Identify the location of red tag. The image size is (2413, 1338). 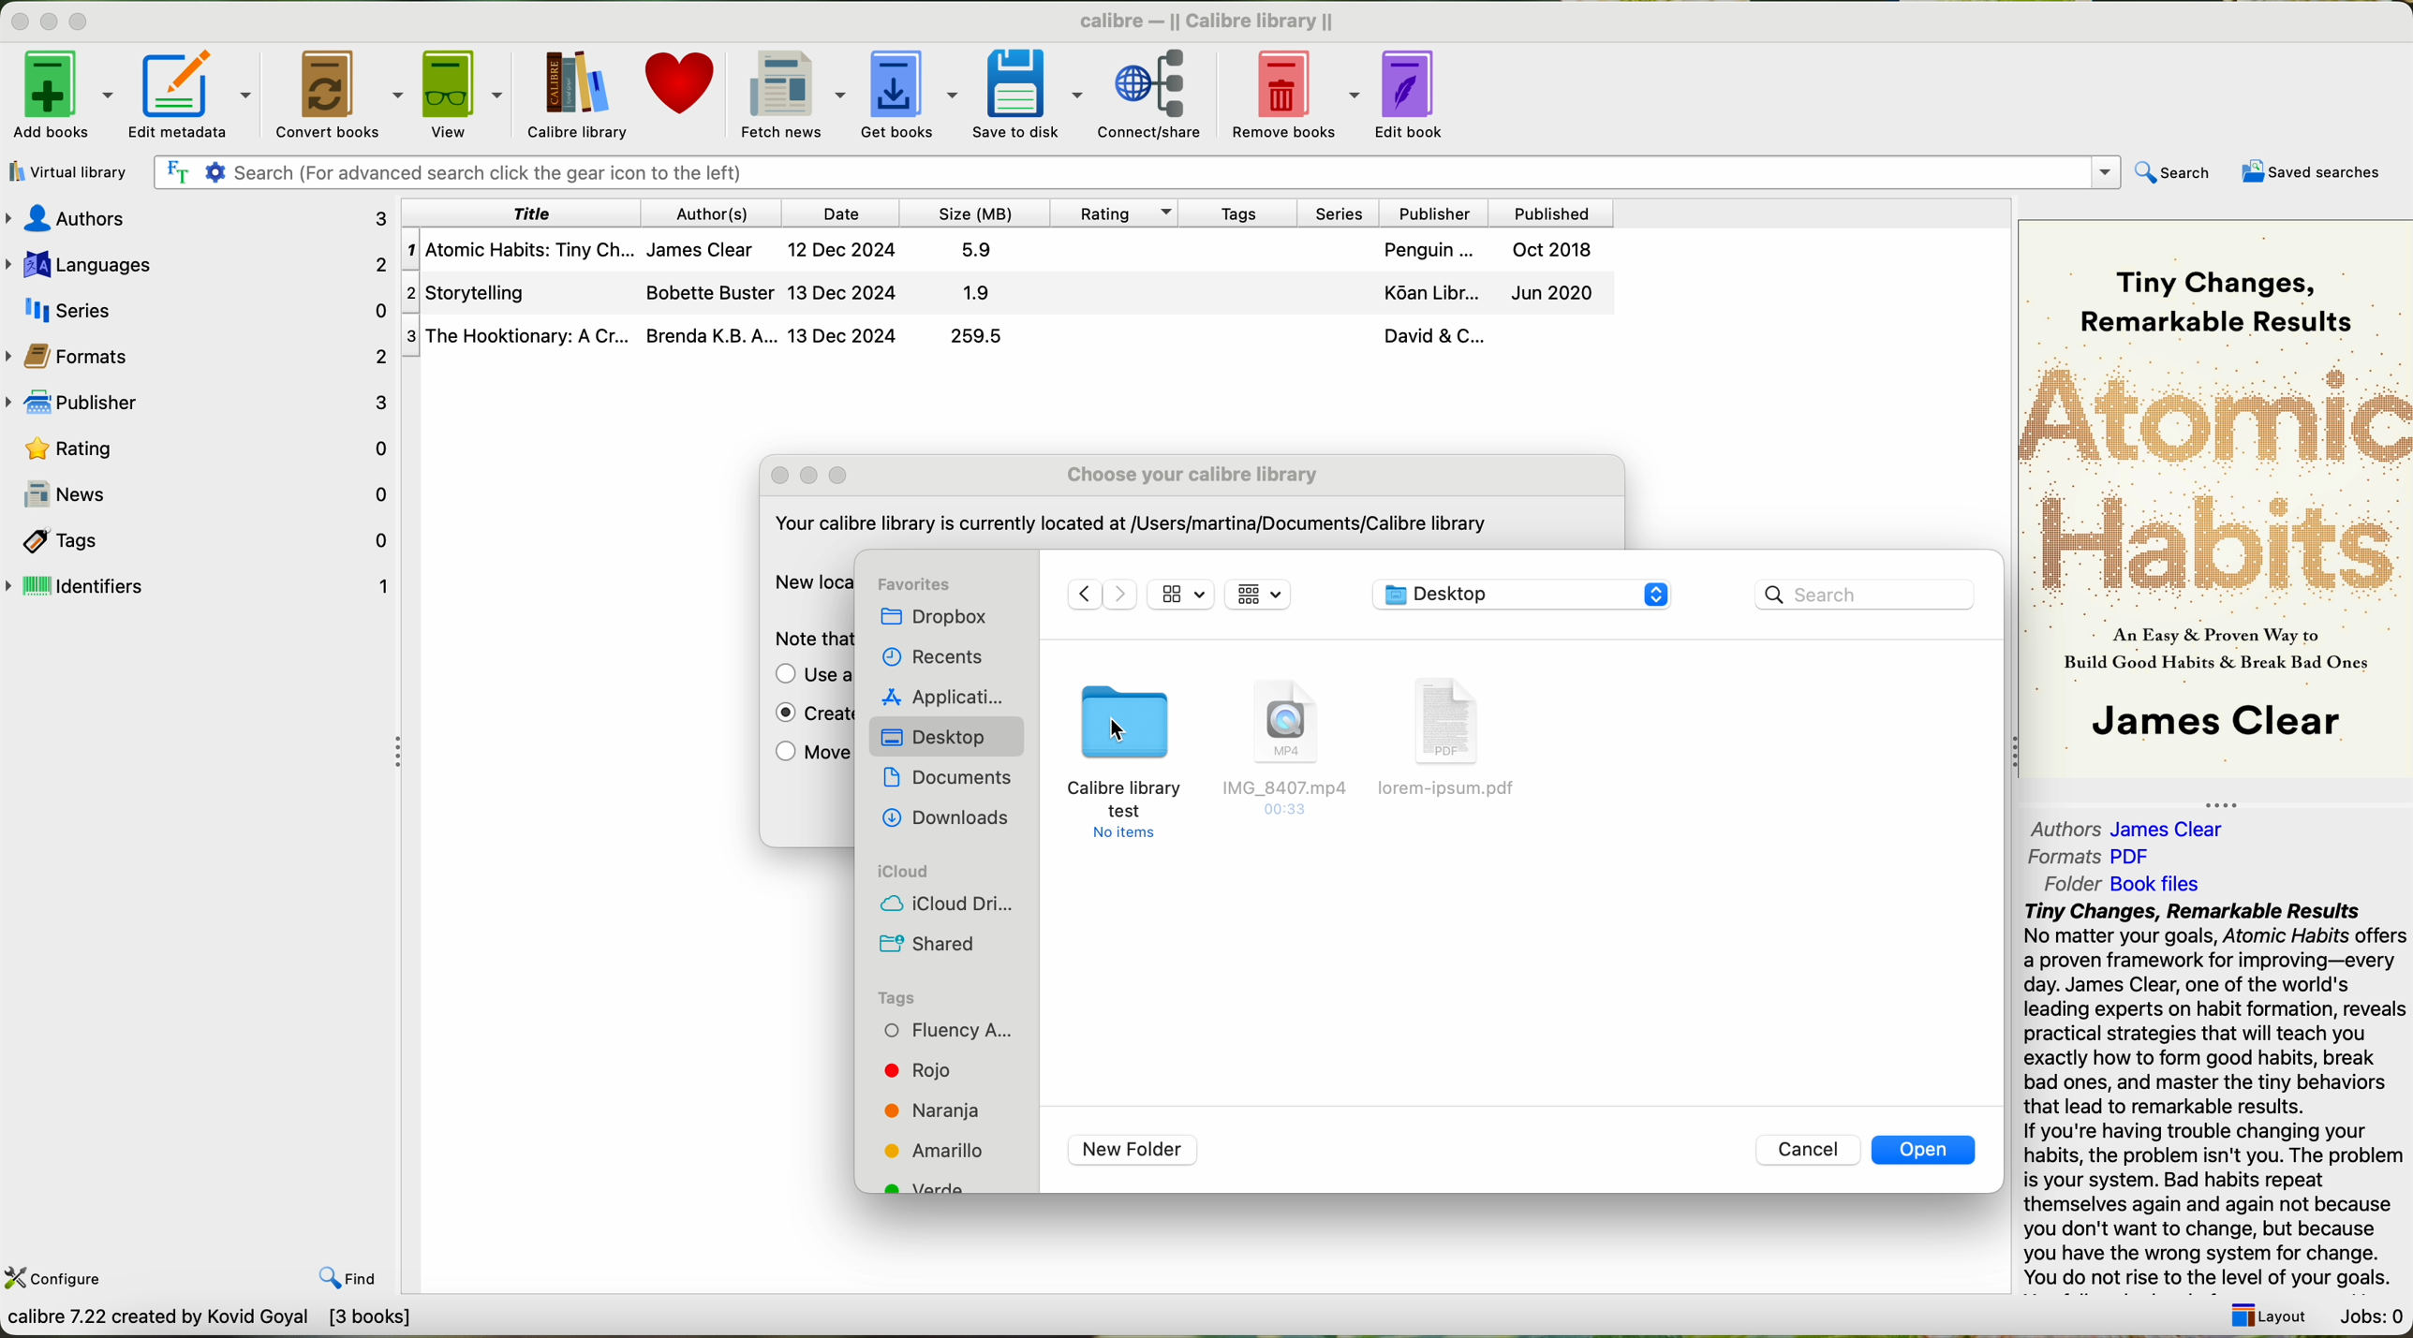
(913, 1070).